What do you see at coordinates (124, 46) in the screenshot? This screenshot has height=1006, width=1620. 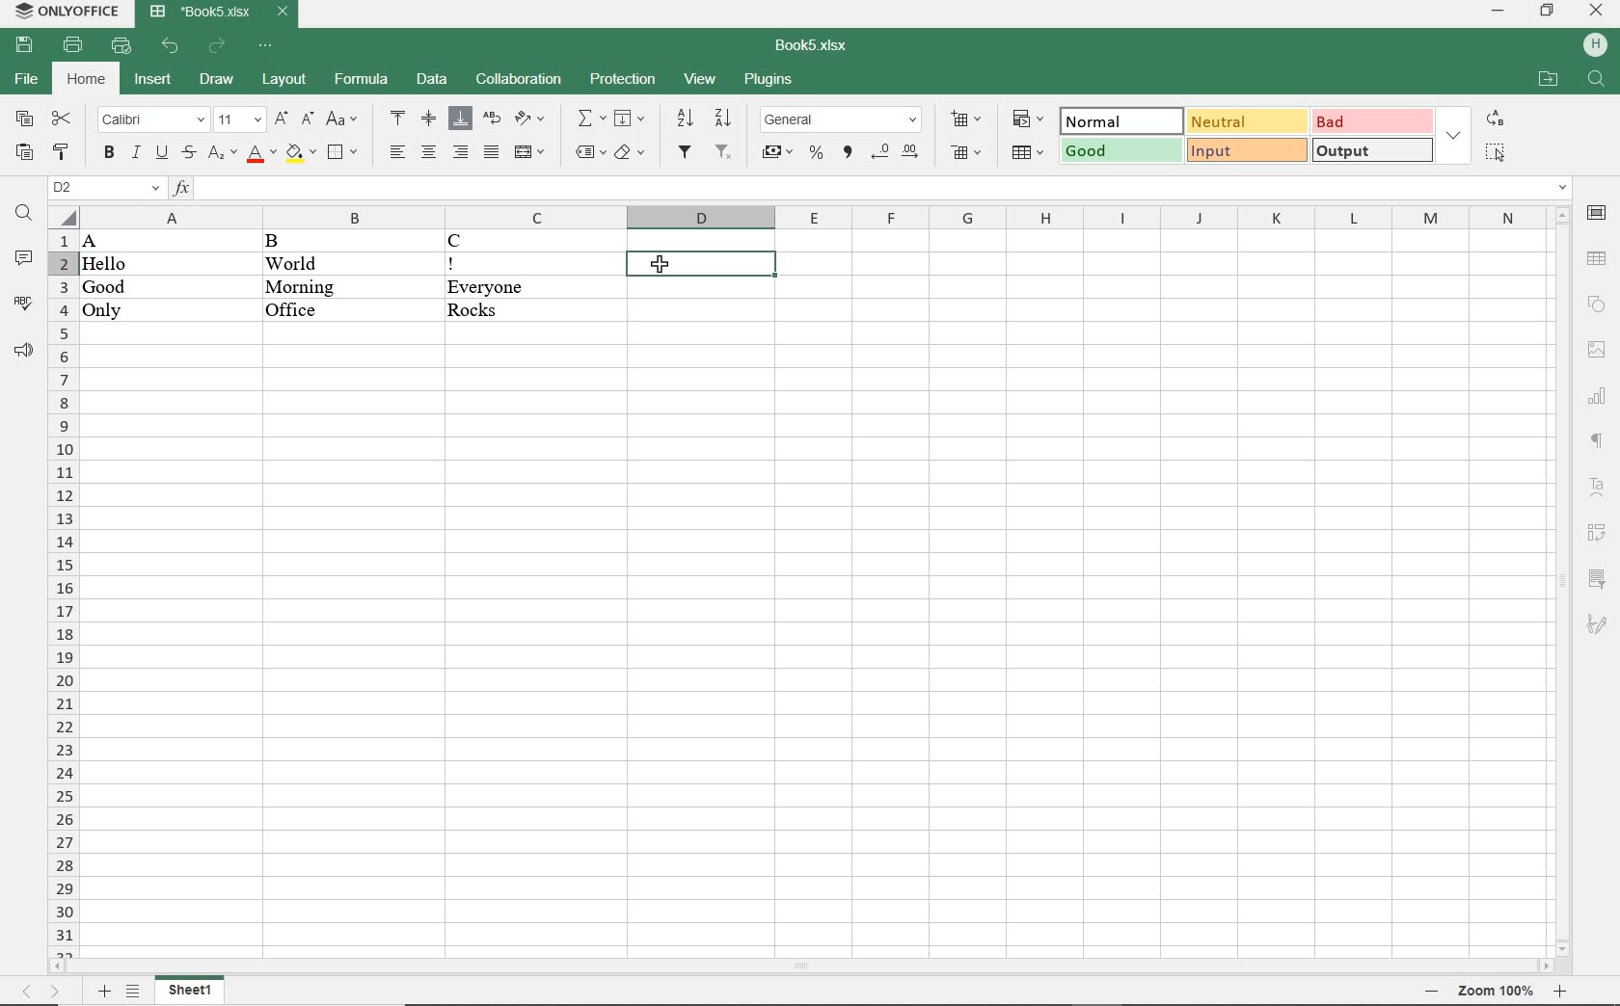 I see `QUICK PRINT` at bounding box center [124, 46].